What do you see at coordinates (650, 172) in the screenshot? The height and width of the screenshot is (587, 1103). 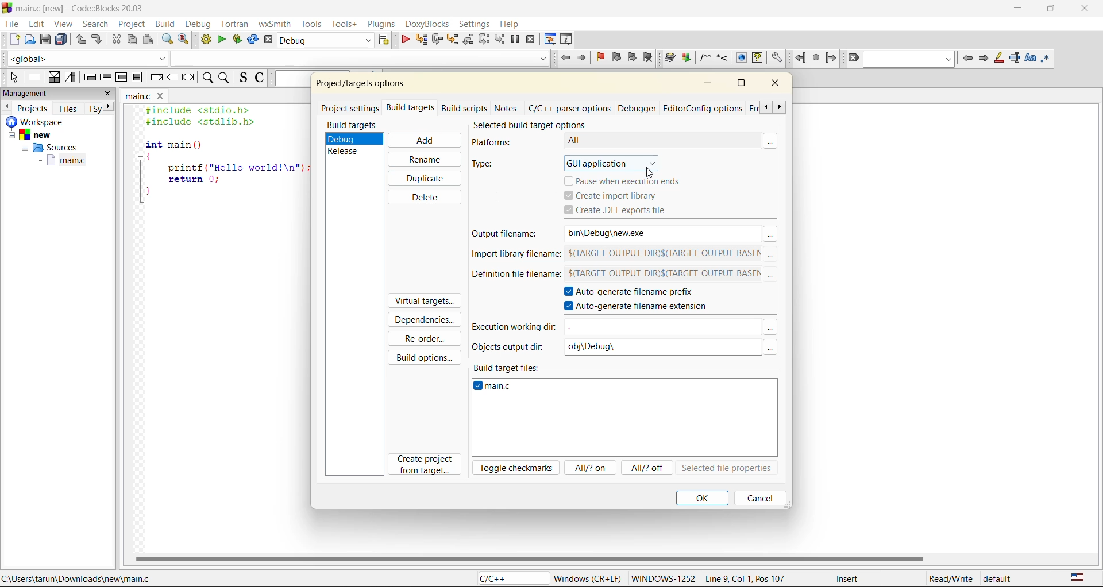 I see `Cursor` at bounding box center [650, 172].